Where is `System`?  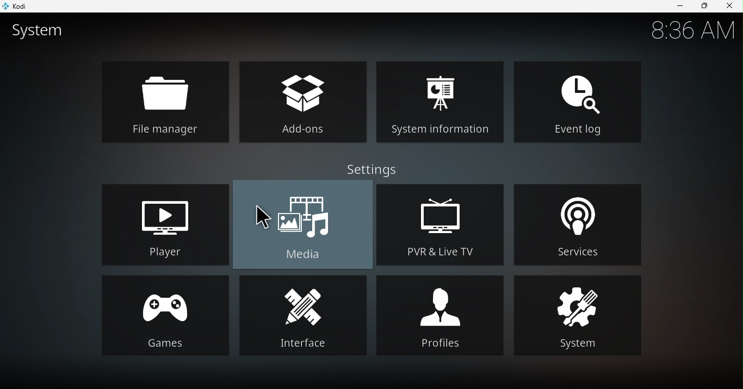 System is located at coordinates (579, 317).